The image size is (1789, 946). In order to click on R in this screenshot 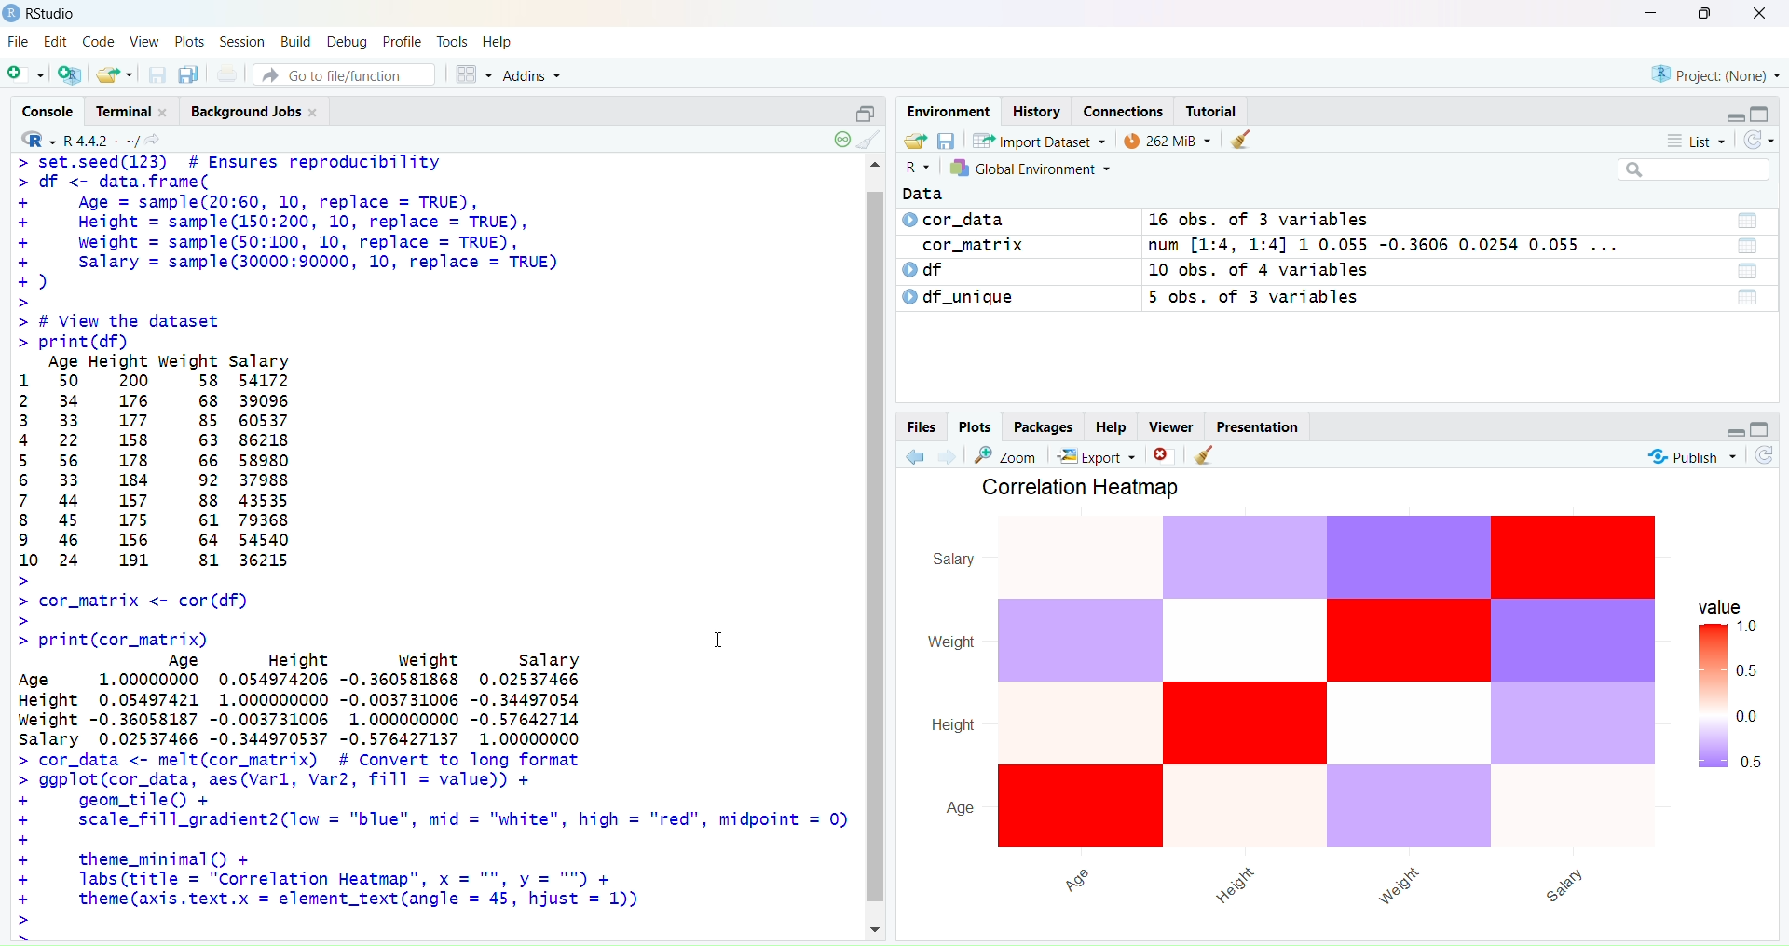, I will do `click(920, 167)`.